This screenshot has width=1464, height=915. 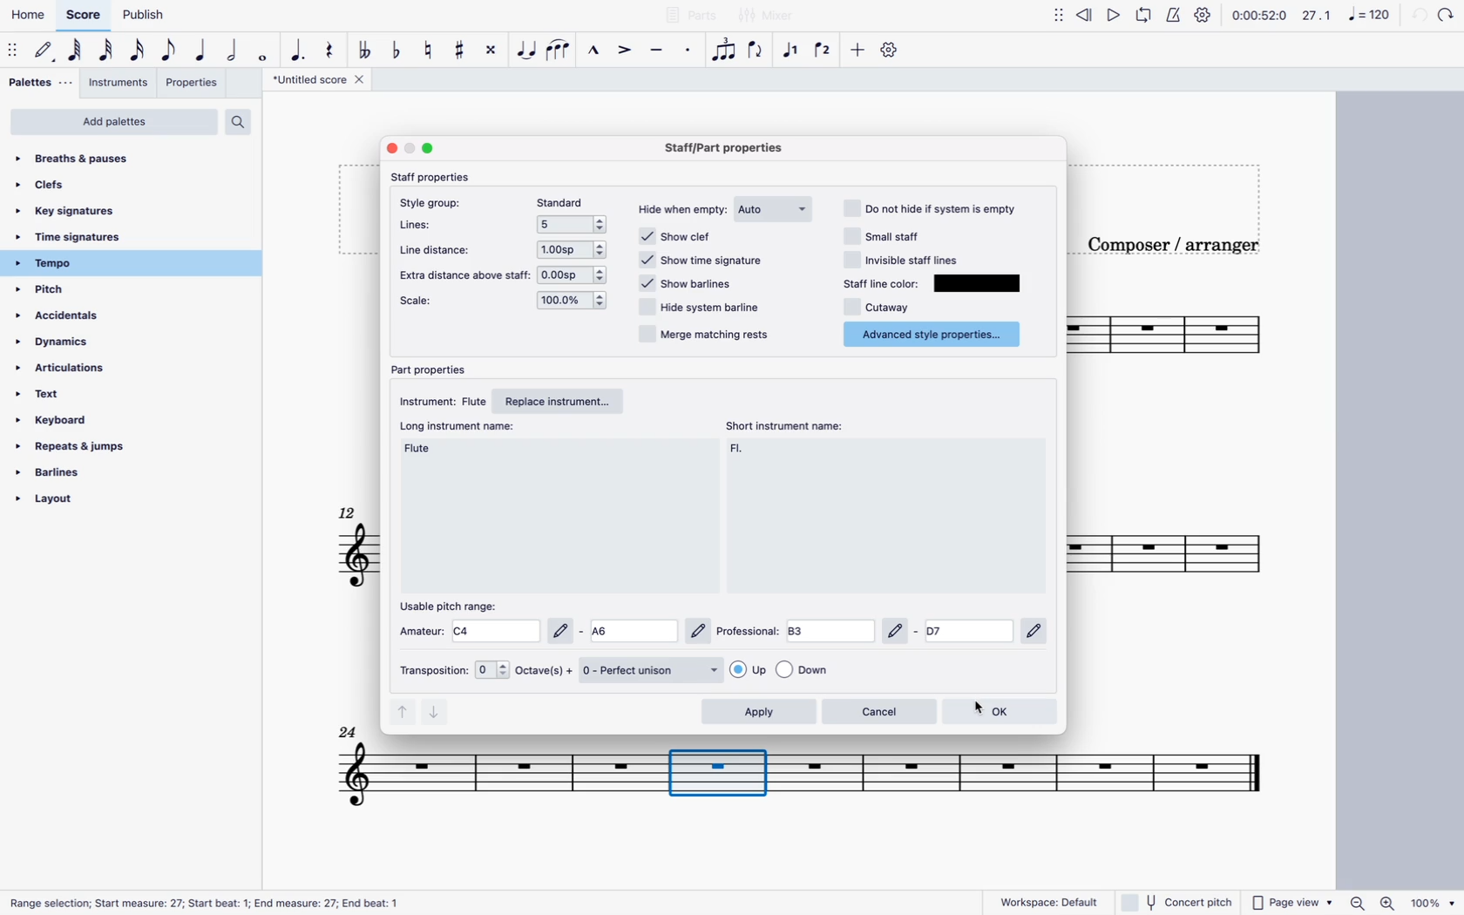 I want to click on settings, so click(x=891, y=51).